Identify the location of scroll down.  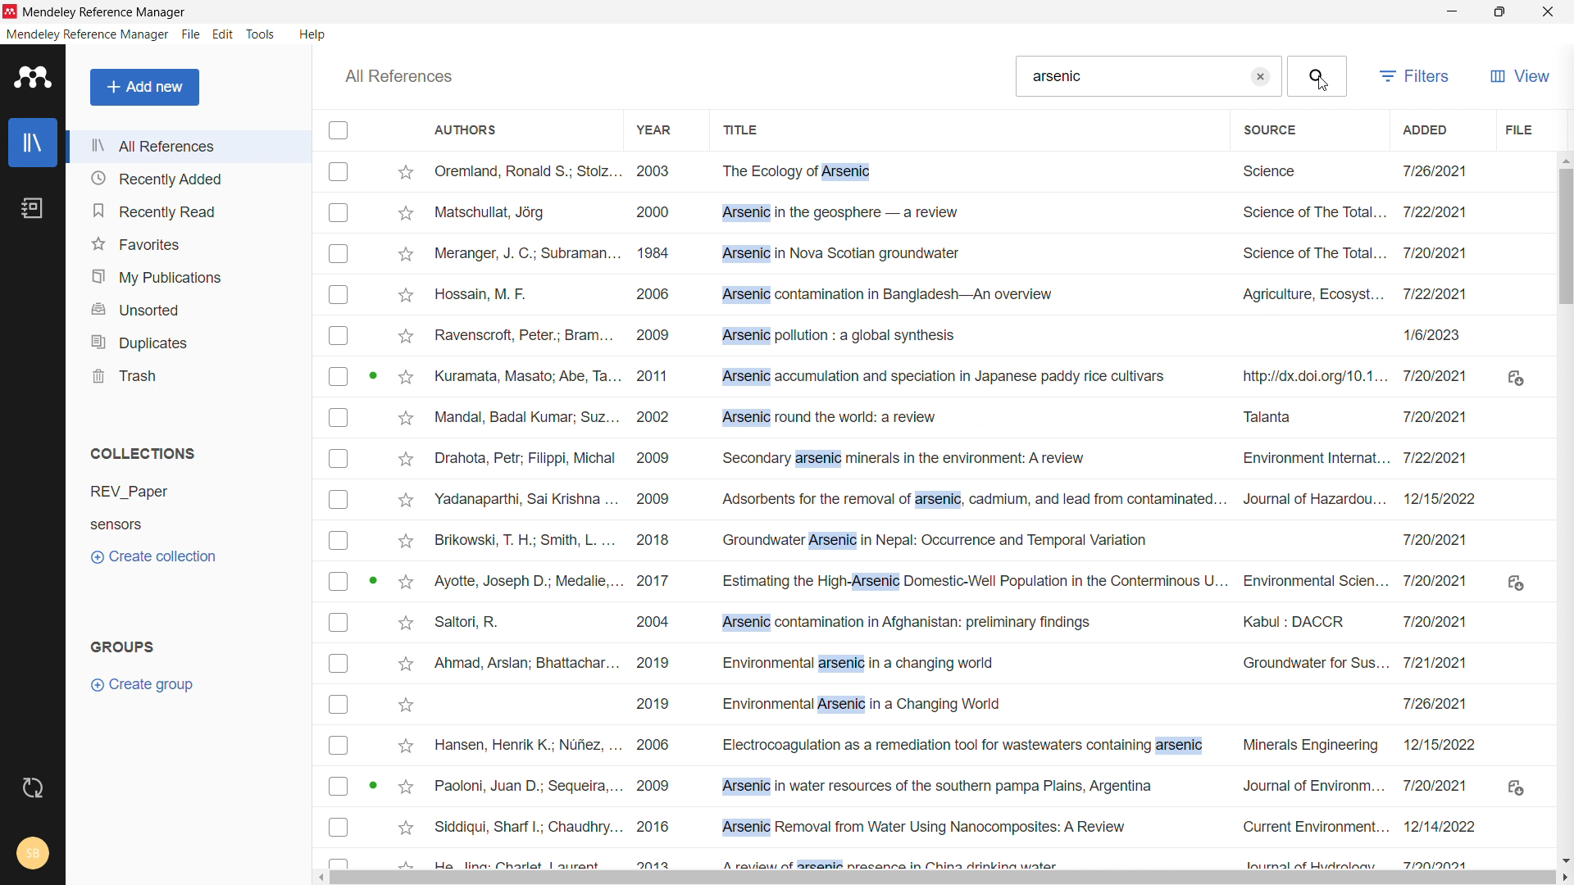
(1564, 857).